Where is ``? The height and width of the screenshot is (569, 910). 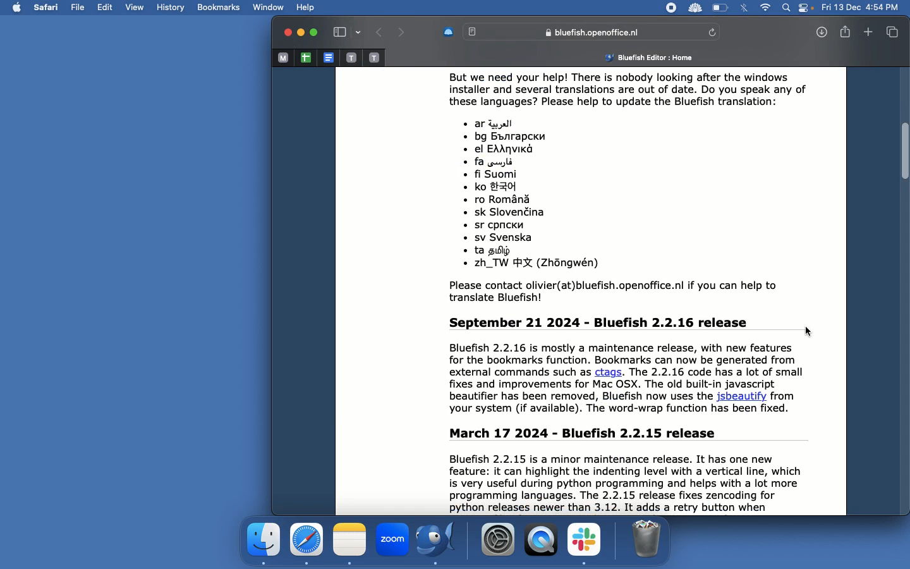  is located at coordinates (625, 292).